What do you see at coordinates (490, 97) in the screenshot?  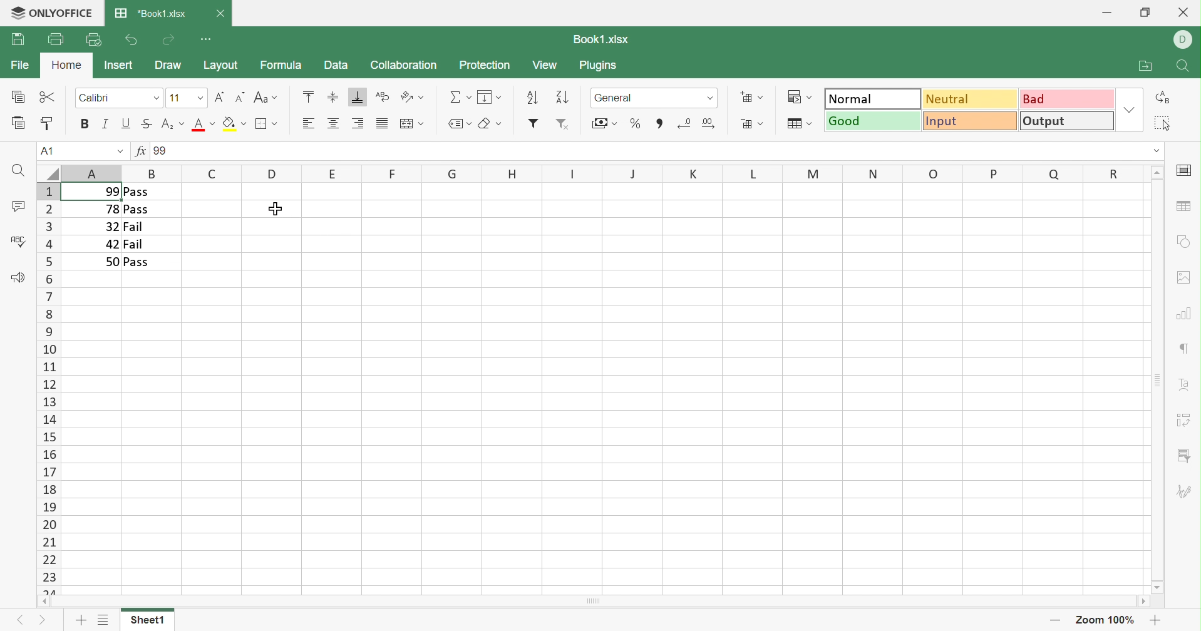 I see `Fill` at bounding box center [490, 97].